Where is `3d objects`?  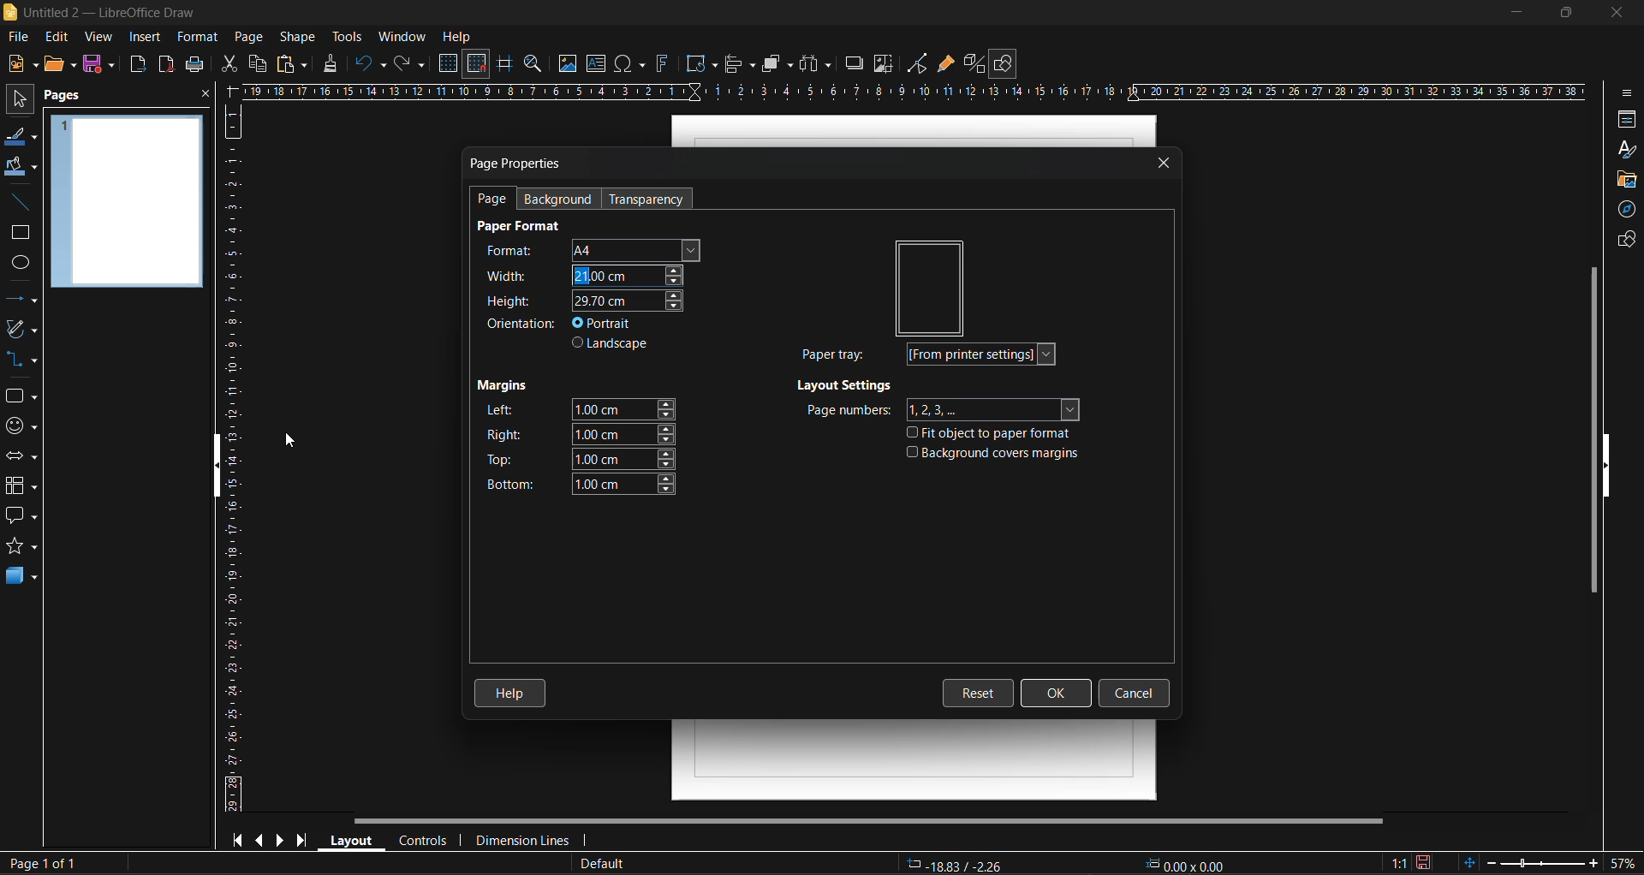
3d objects is located at coordinates (24, 578).